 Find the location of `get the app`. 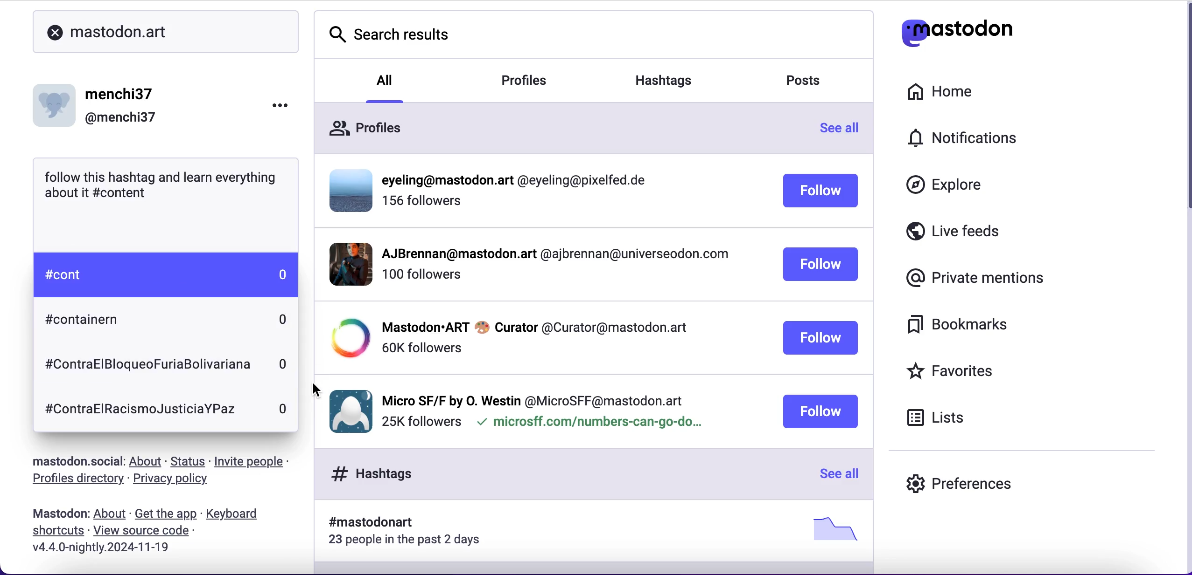

get the app is located at coordinates (165, 514).